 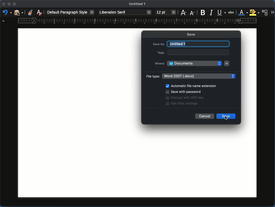 I want to click on Font color, so click(x=243, y=13).